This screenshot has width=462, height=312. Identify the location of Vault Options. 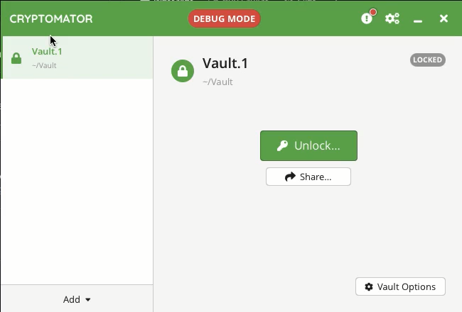
(399, 286).